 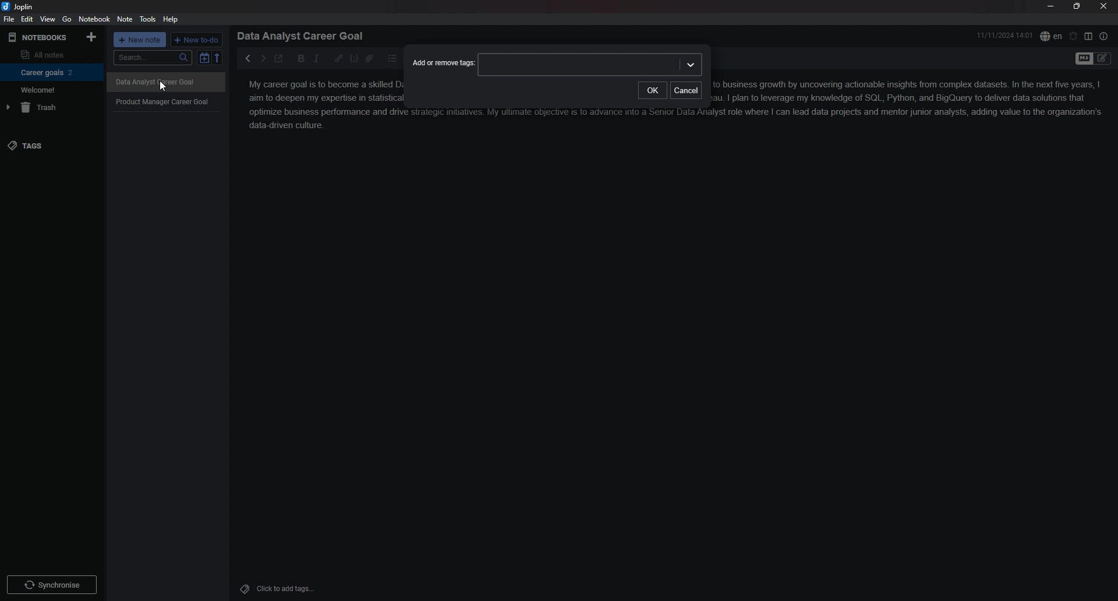 I want to click on previous, so click(x=247, y=58).